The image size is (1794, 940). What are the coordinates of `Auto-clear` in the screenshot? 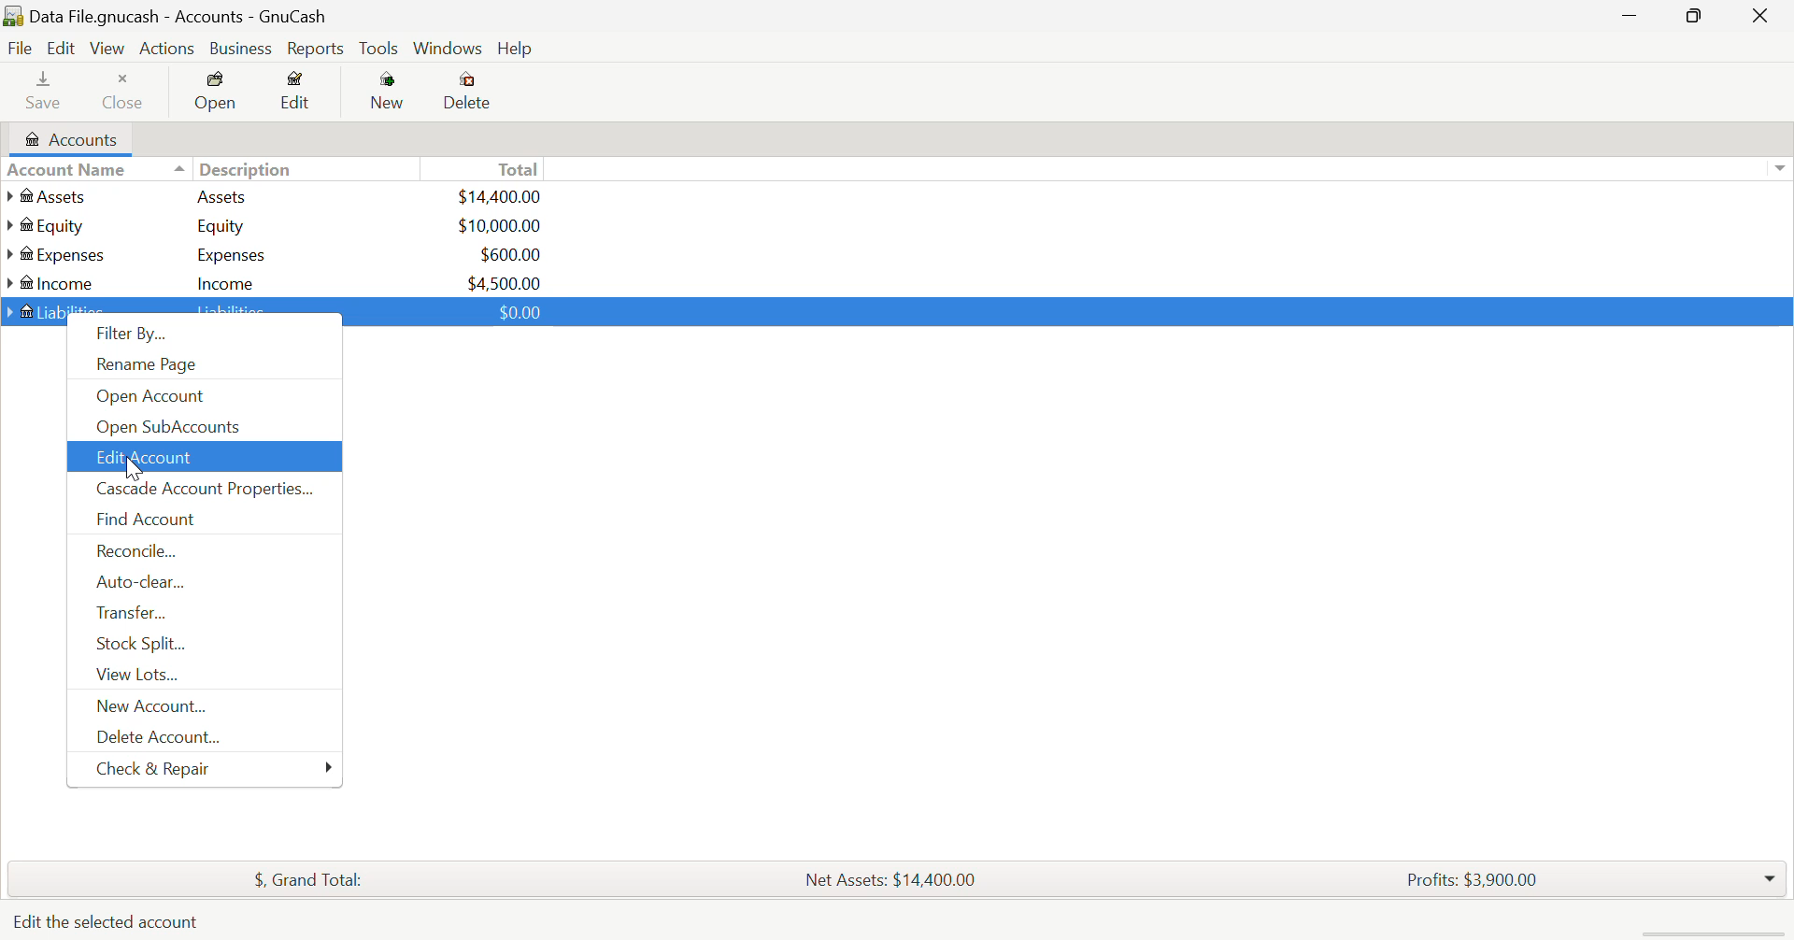 It's located at (201, 585).